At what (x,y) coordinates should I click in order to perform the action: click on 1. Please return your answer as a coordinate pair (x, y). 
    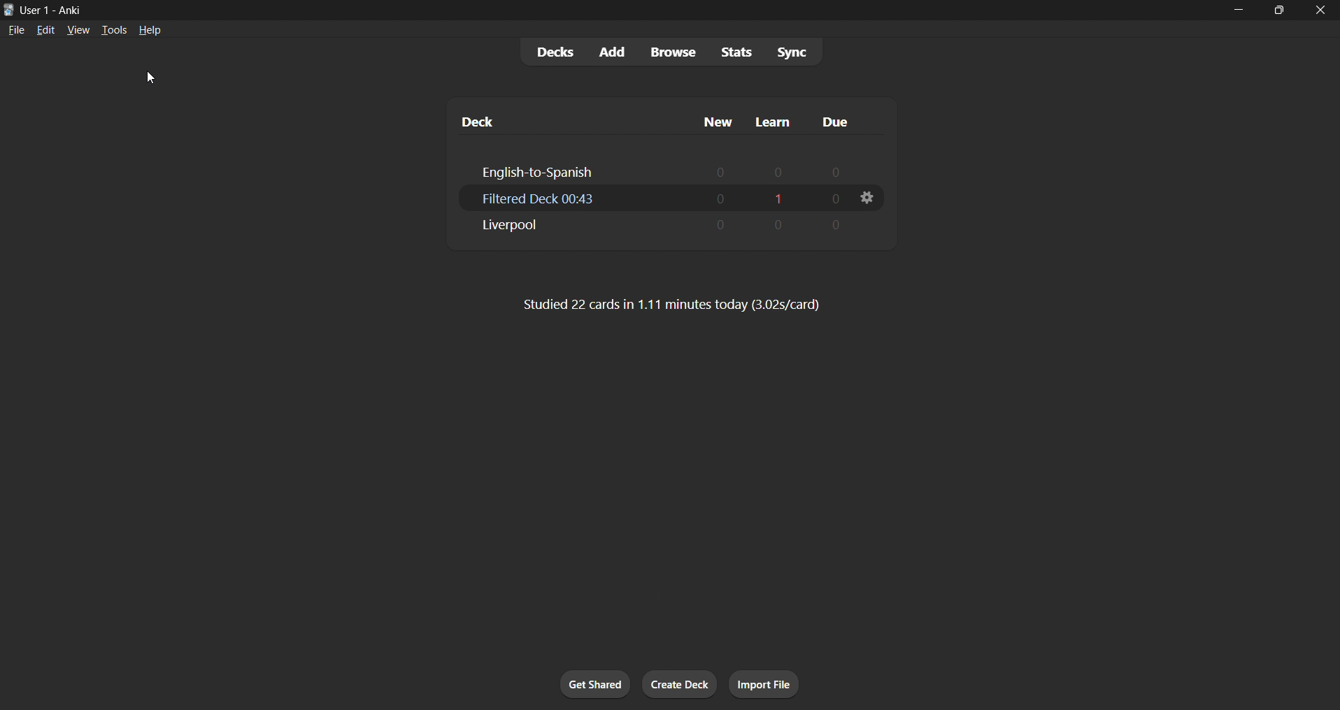
    Looking at the image, I should click on (776, 195).